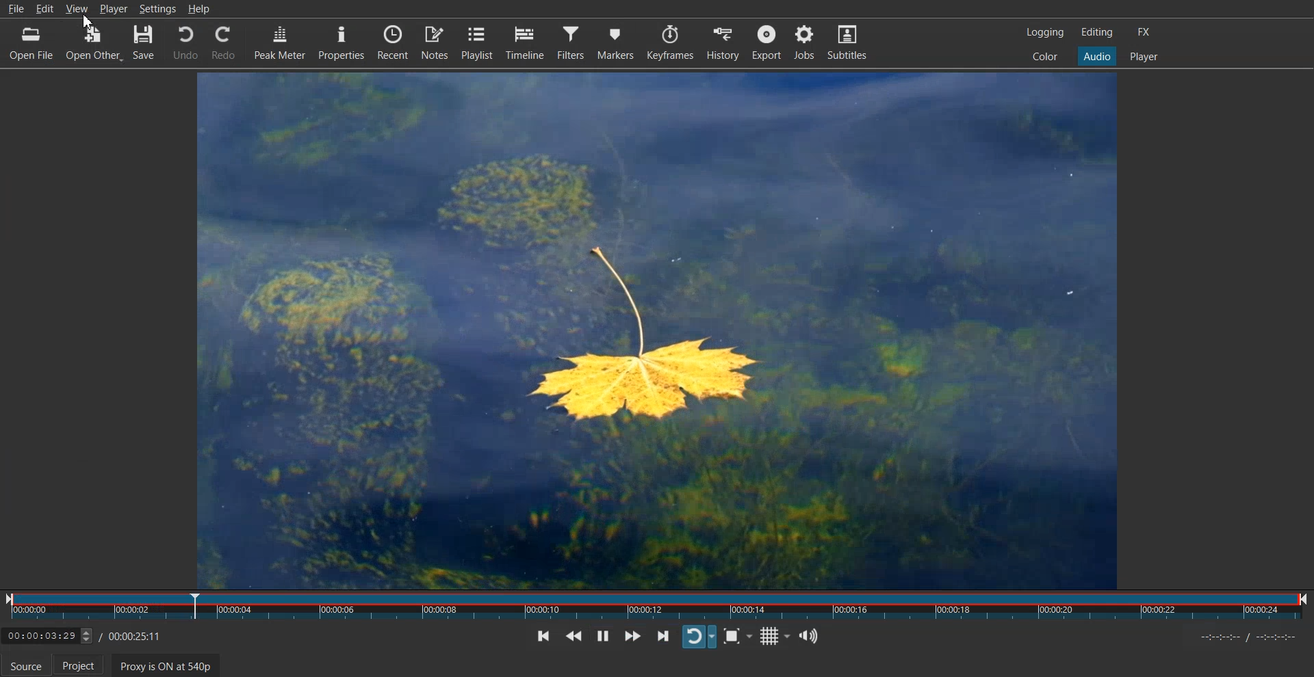 The height and width of the screenshot is (677, 1314). I want to click on Playlist, so click(478, 42).